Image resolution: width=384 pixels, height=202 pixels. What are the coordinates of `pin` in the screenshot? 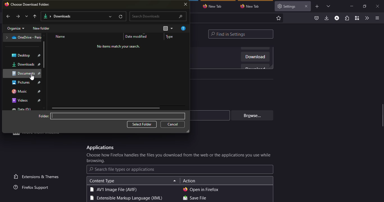 It's located at (39, 100).